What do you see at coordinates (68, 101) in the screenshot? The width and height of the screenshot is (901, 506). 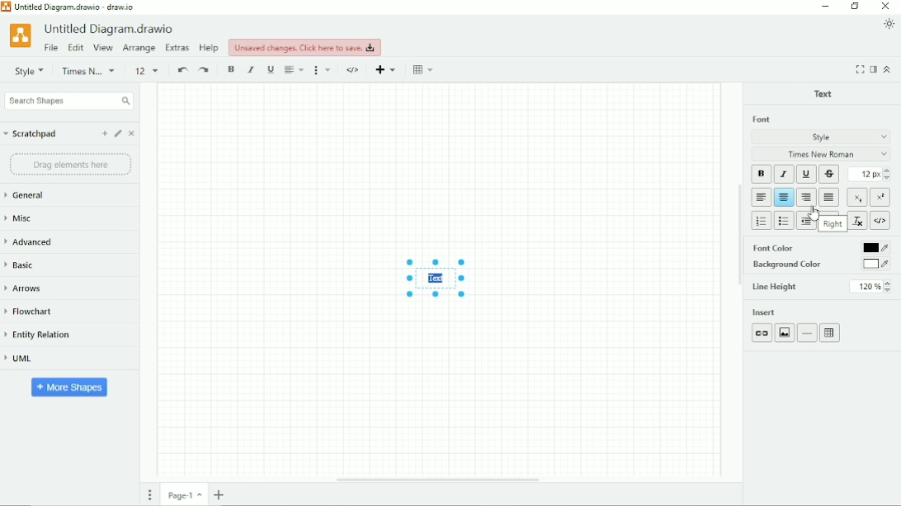 I see `Search Shapes` at bounding box center [68, 101].